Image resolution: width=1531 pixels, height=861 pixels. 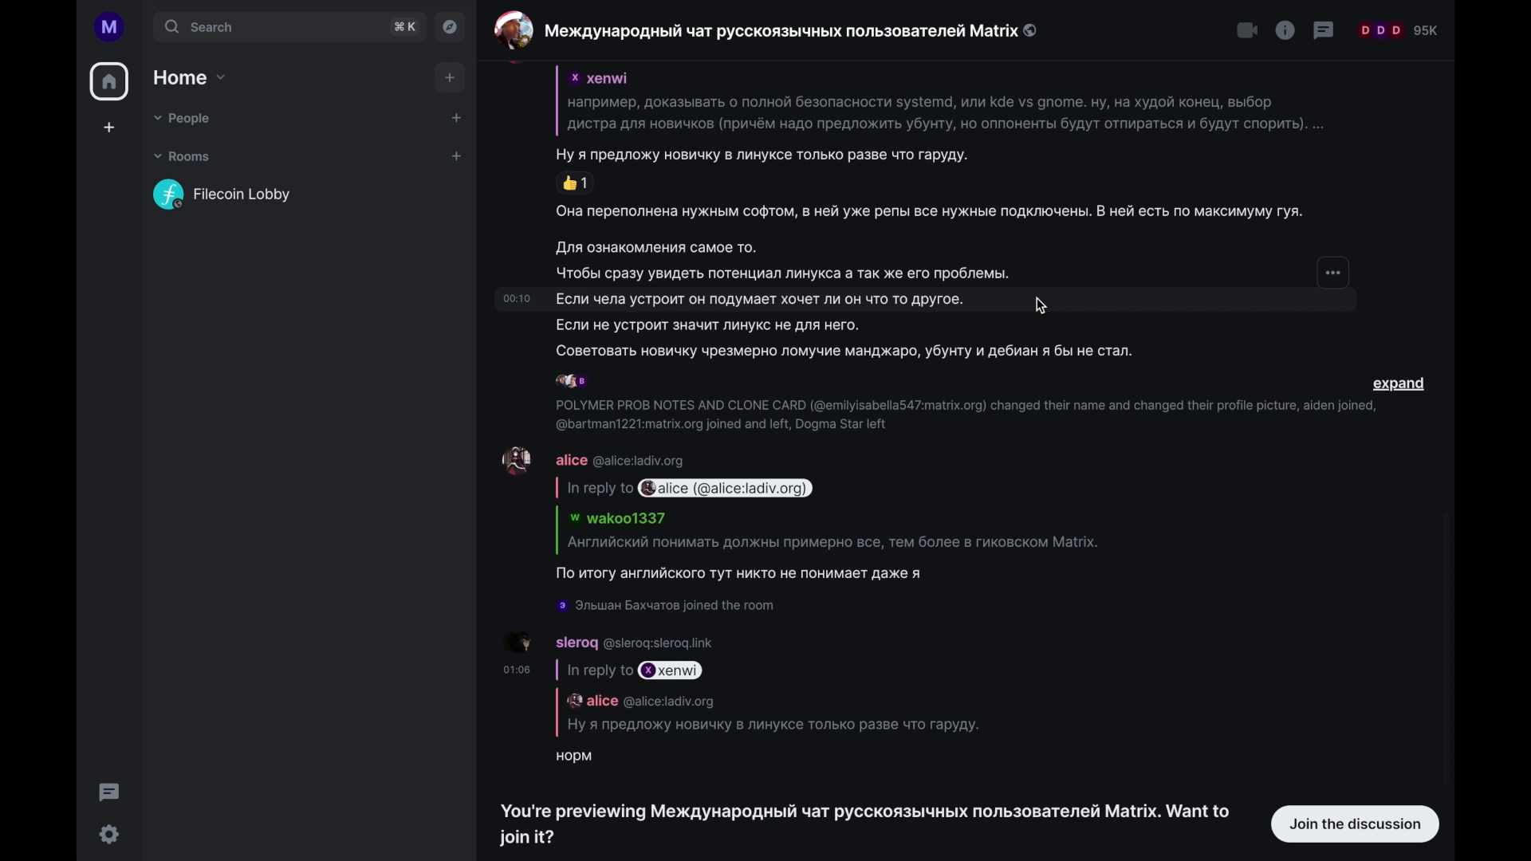 What do you see at coordinates (1041, 305) in the screenshot?
I see `cursor` at bounding box center [1041, 305].